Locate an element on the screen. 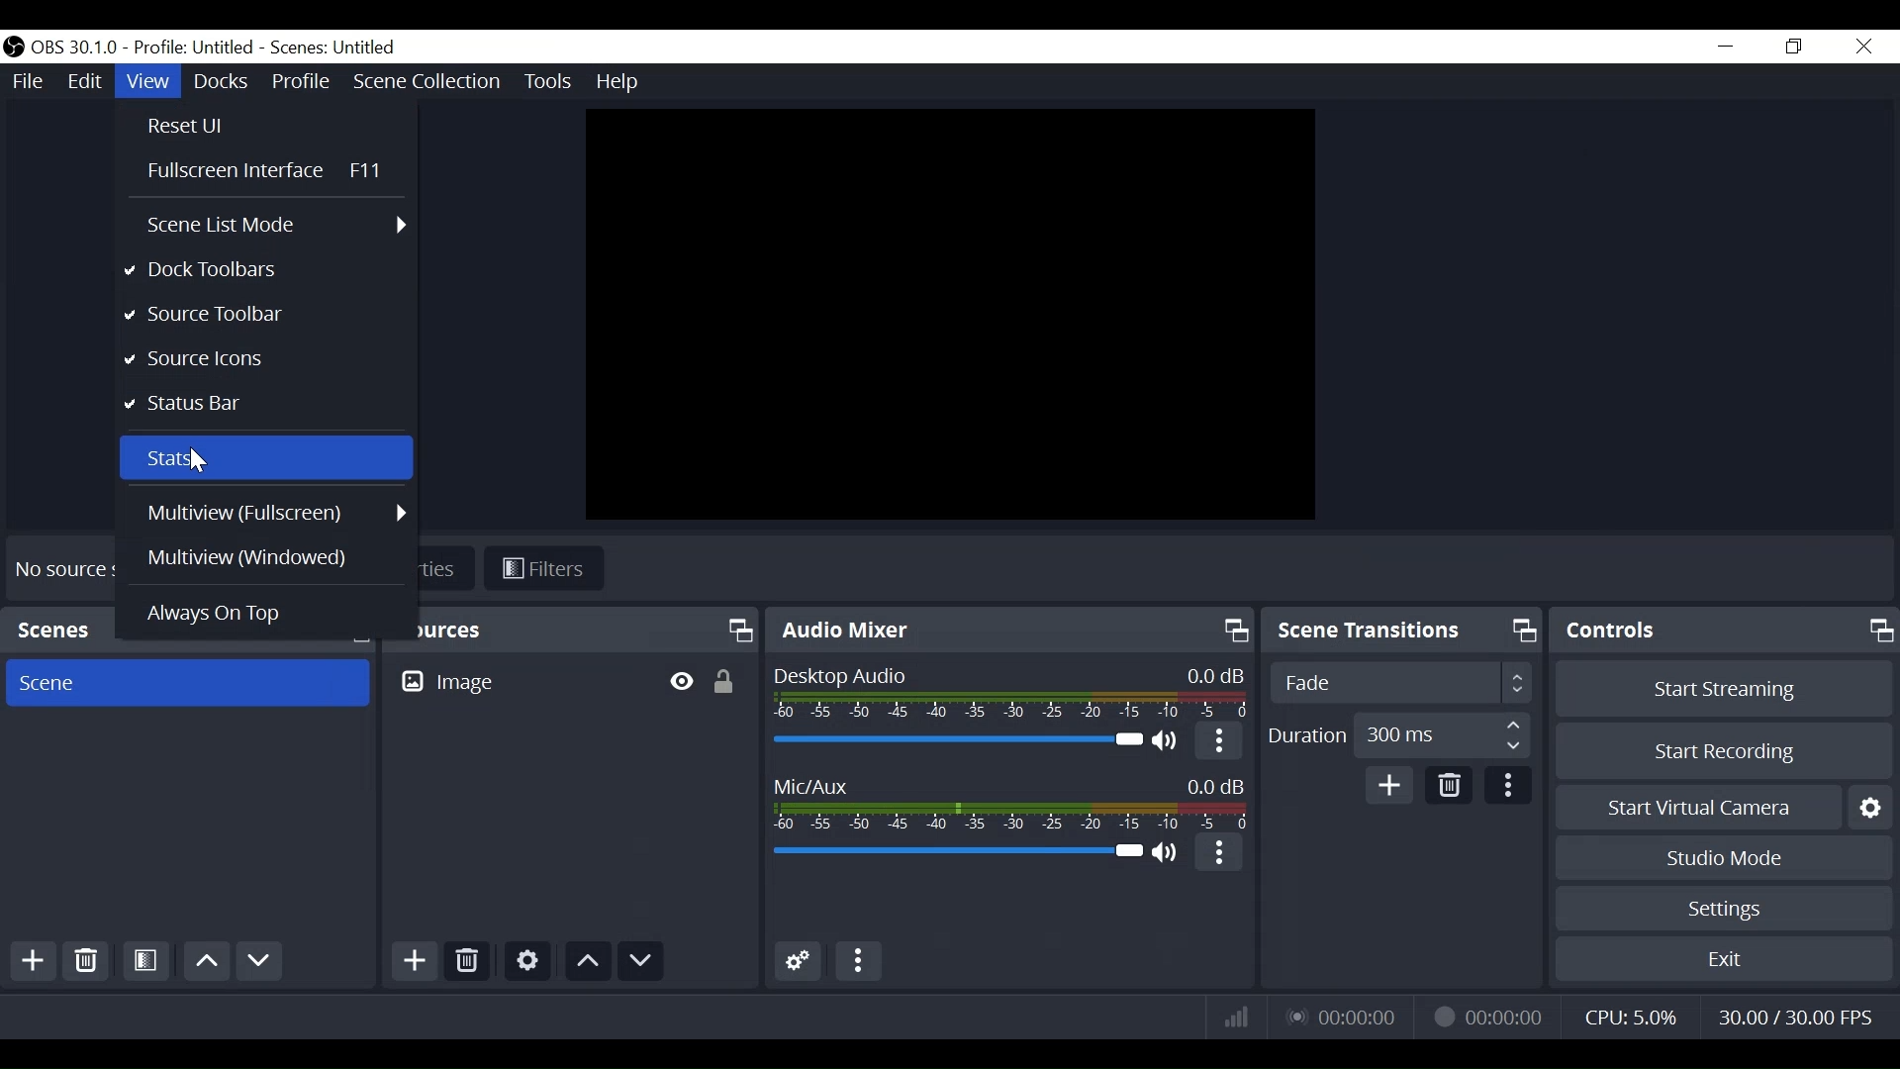  Image is located at coordinates (449, 681).